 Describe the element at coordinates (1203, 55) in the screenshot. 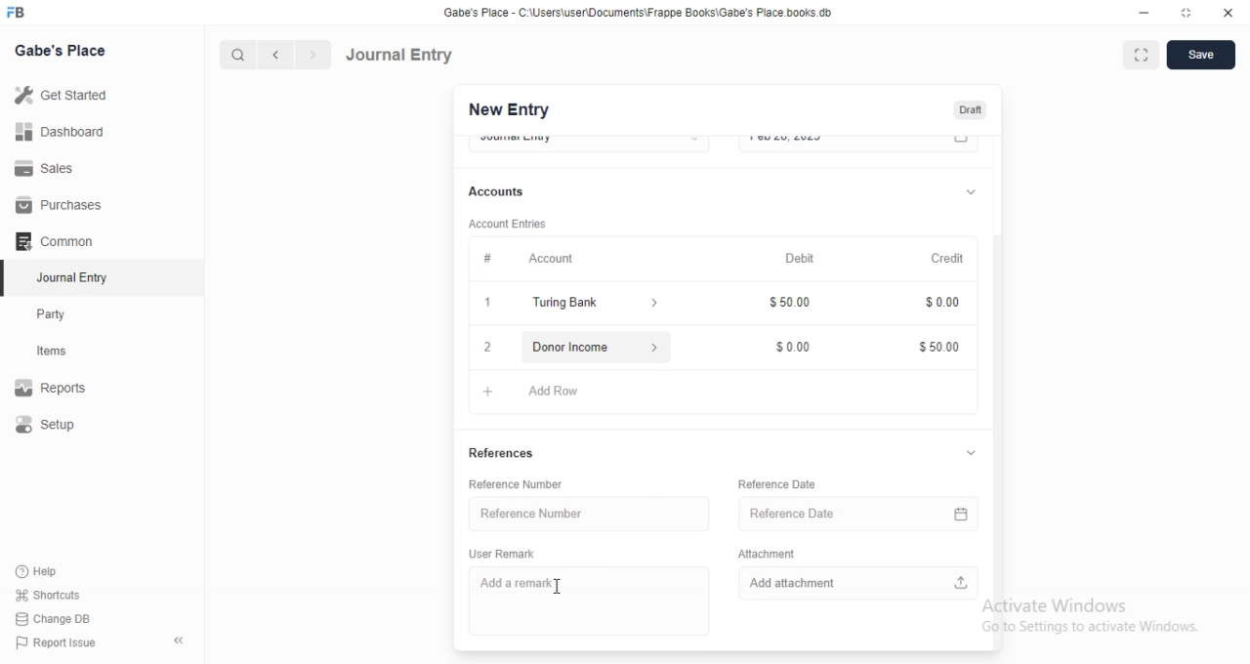

I see `save` at that location.